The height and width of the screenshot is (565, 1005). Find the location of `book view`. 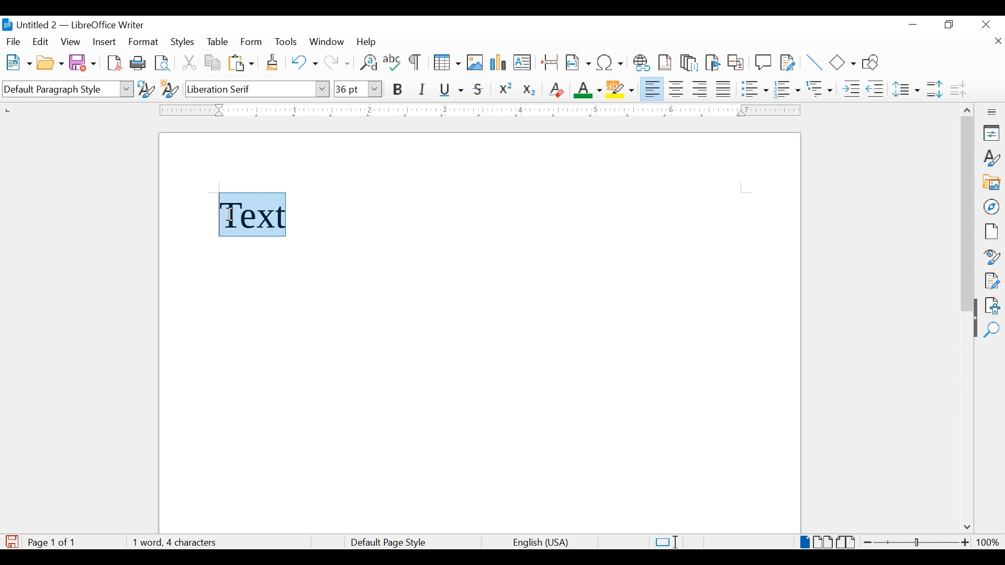

book view is located at coordinates (847, 542).